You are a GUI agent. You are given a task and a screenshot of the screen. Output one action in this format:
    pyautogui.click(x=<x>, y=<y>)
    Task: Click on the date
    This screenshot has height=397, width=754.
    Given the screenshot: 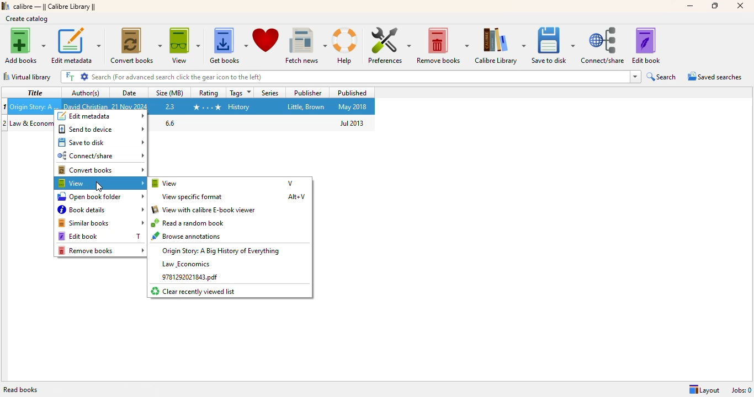 What is the action you would take?
    pyautogui.click(x=130, y=106)
    